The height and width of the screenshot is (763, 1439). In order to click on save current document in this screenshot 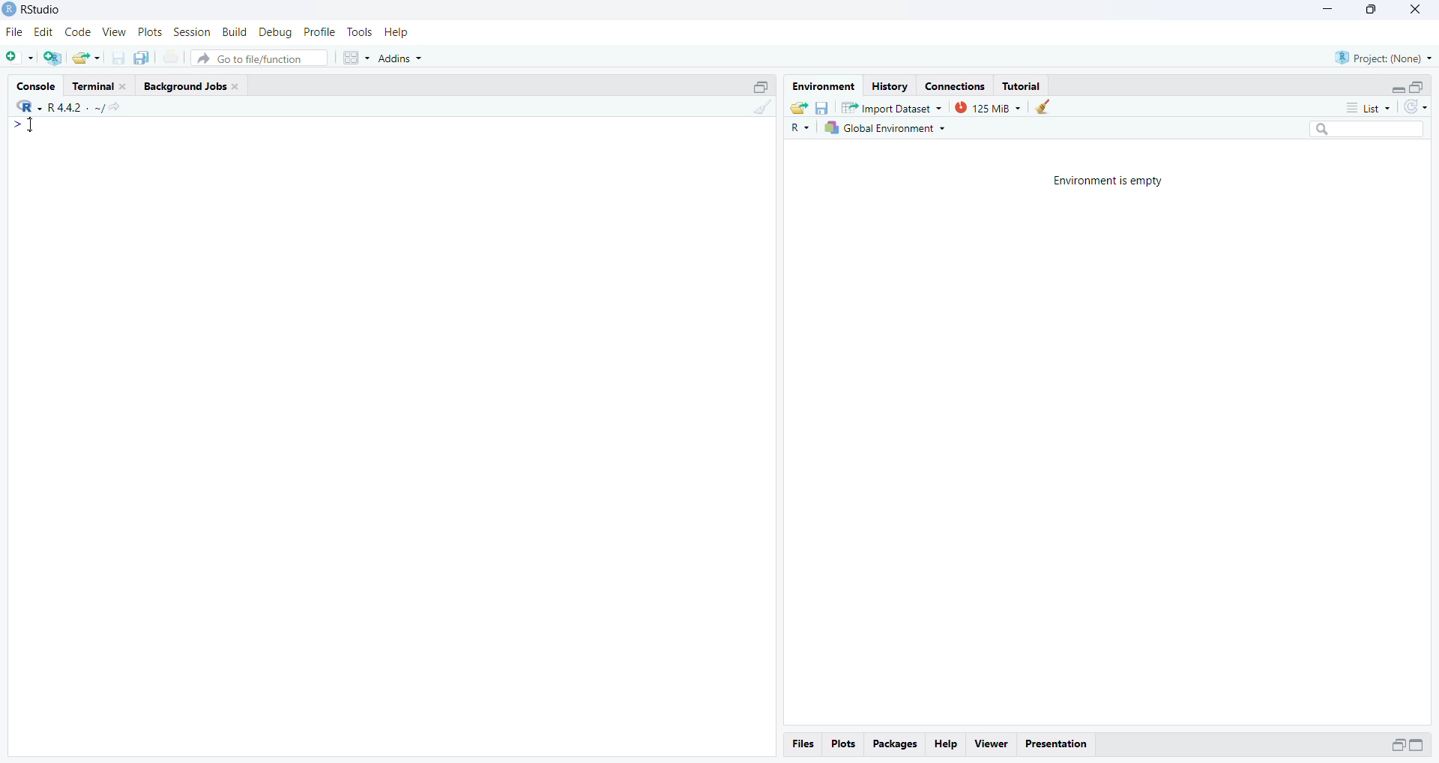, I will do `click(118, 57)`.